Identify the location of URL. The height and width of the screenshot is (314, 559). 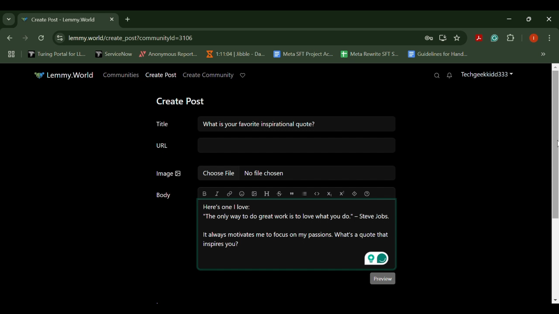
(275, 146).